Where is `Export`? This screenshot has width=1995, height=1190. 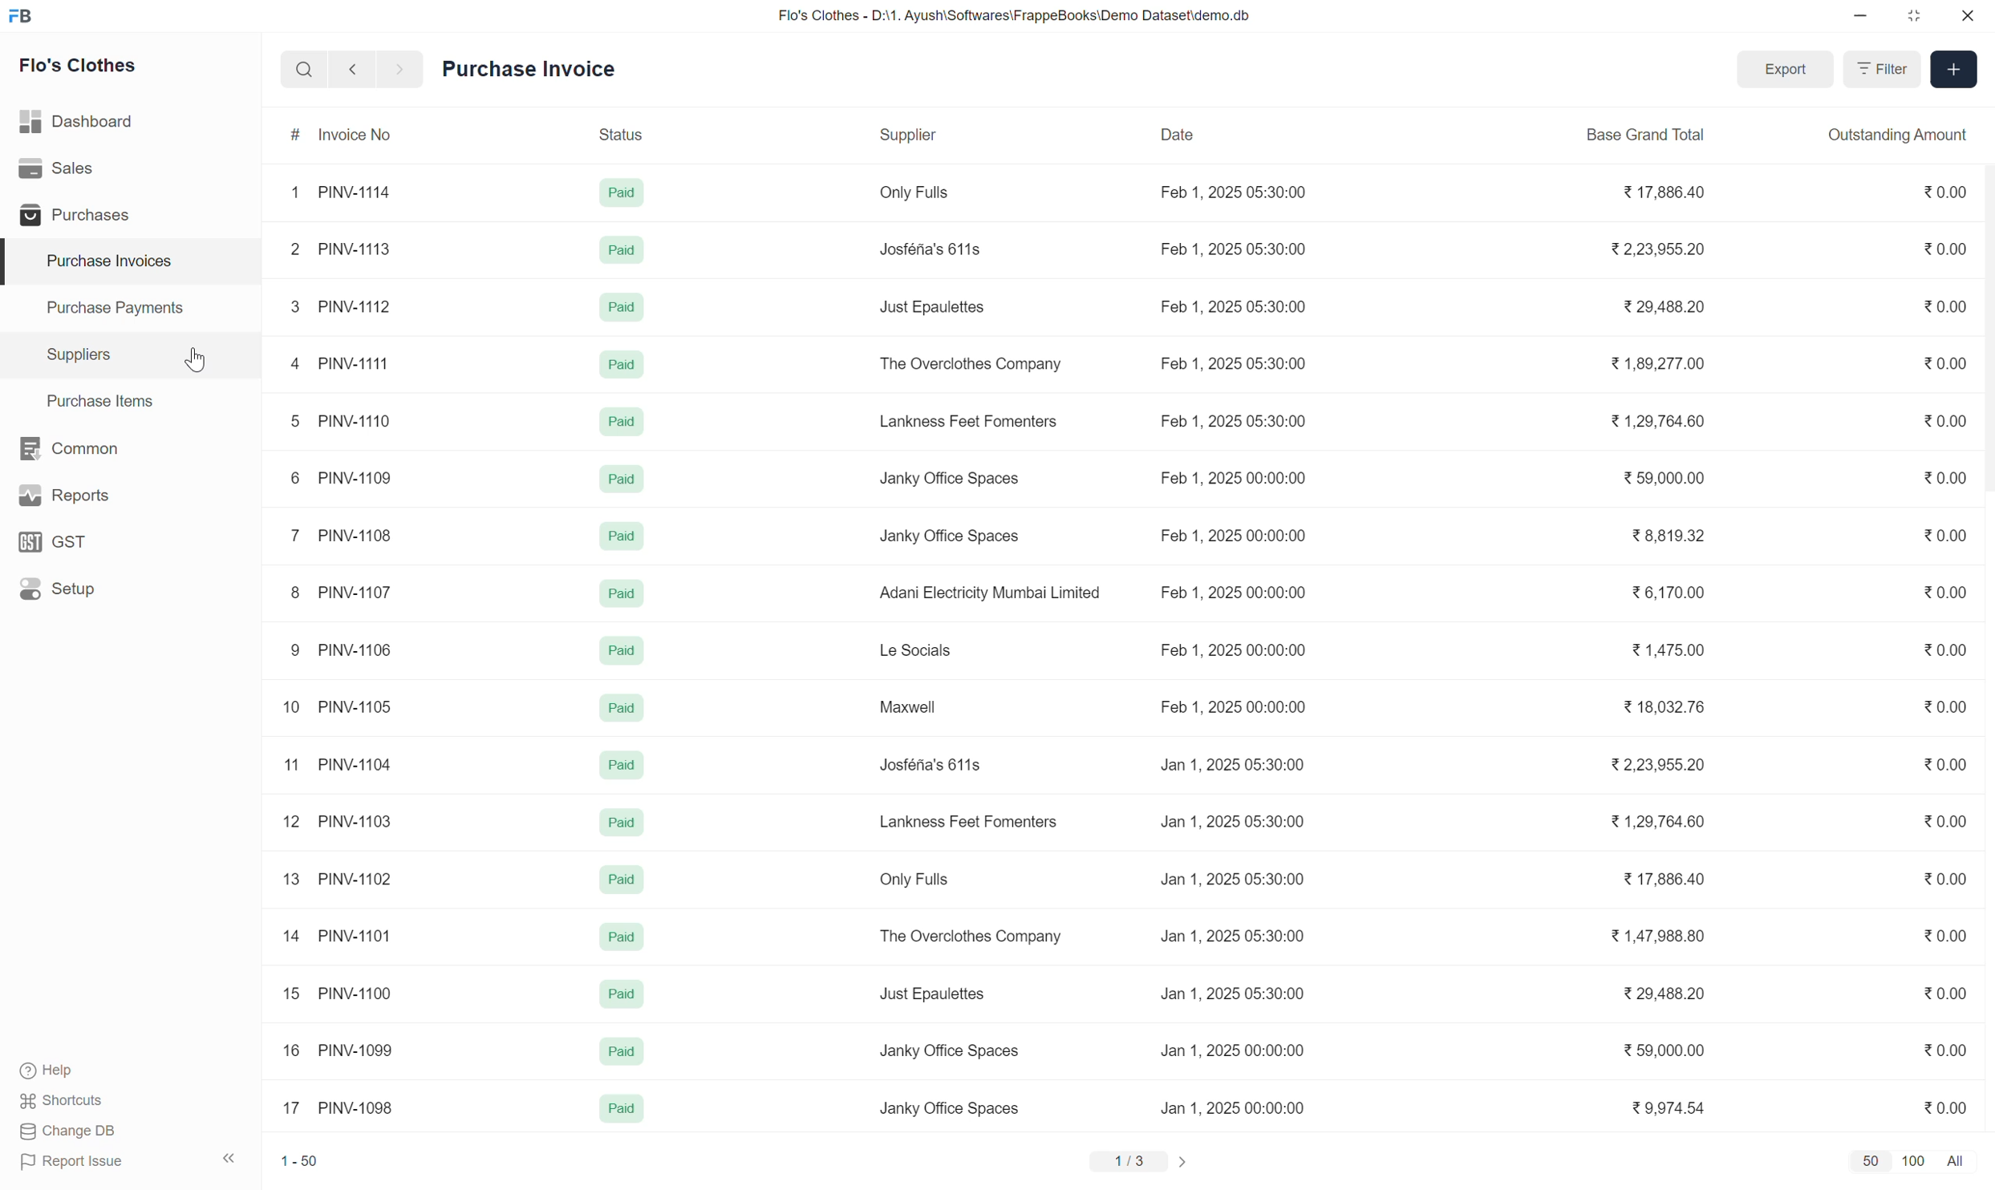 Export is located at coordinates (1786, 70).